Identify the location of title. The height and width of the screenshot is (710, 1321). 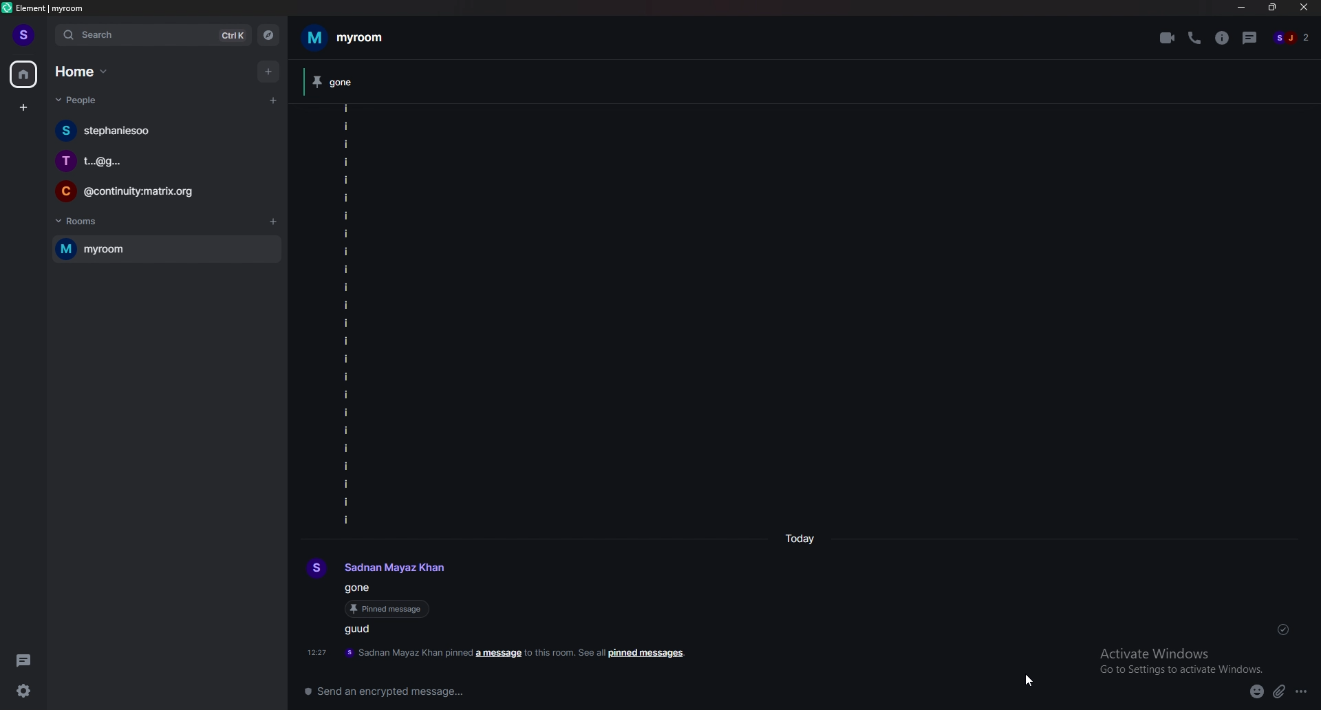
(55, 9).